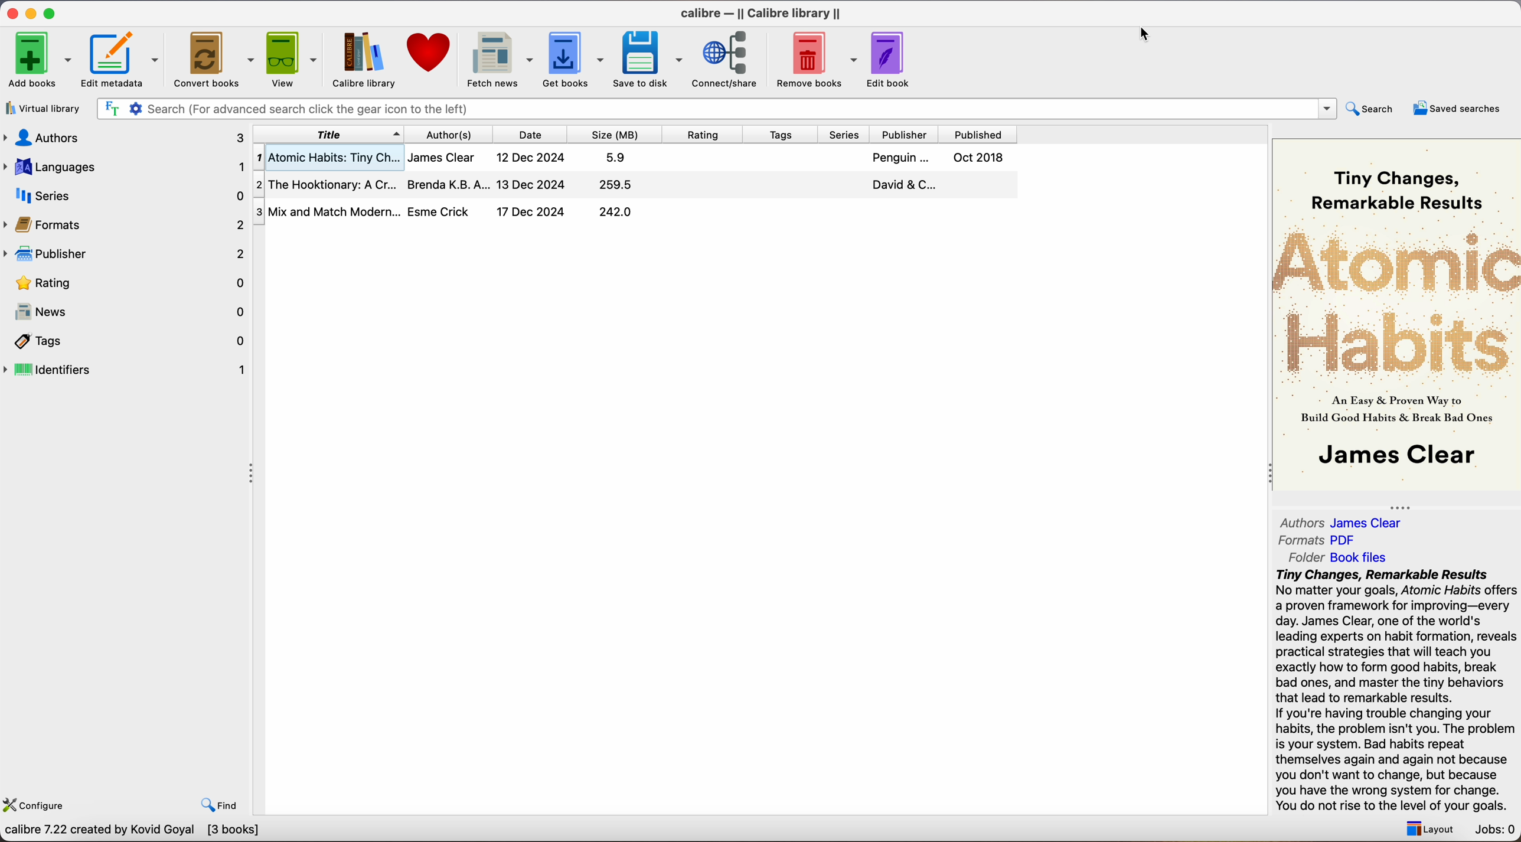 The image size is (1521, 842). Describe the element at coordinates (329, 134) in the screenshot. I see `title` at that location.